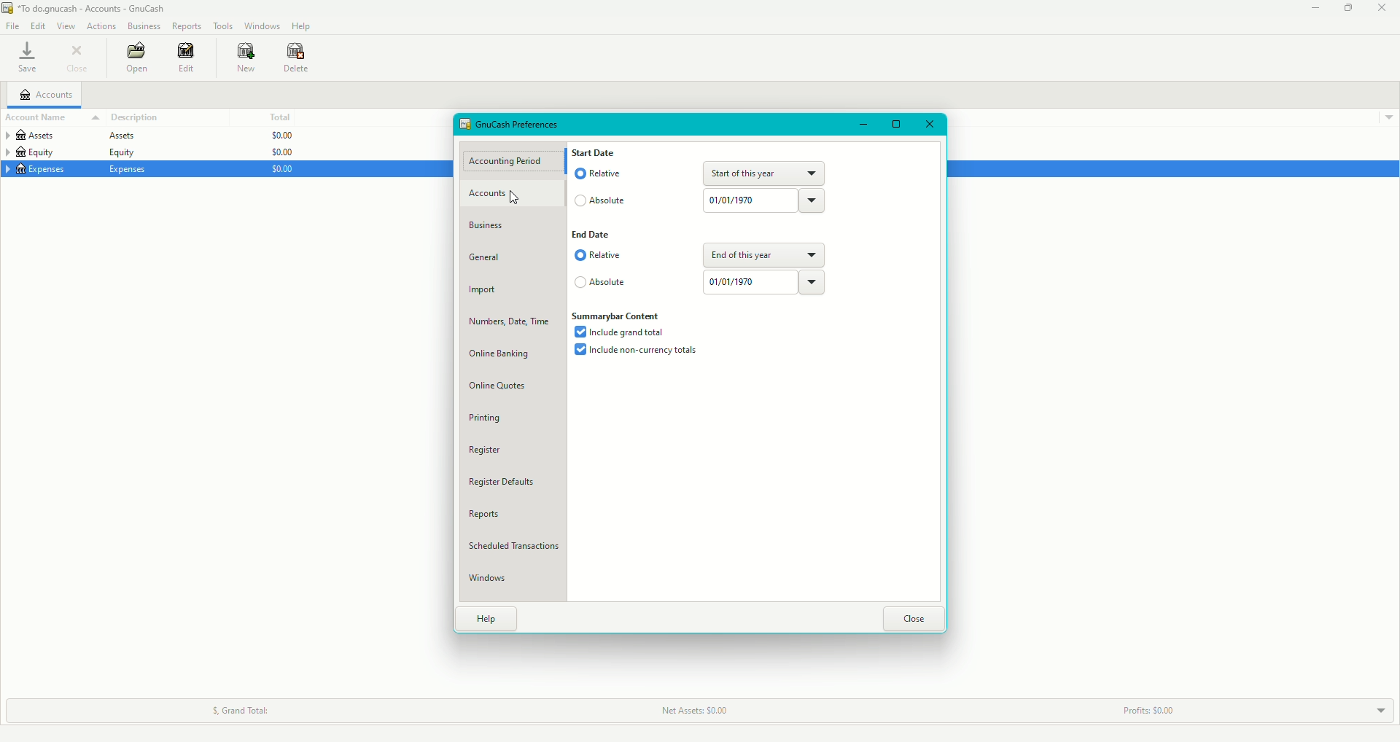 The width and height of the screenshot is (1400, 742). What do you see at coordinates (278, 117) in the screenshot?
I see `Total` at bounding box center [278, 117].